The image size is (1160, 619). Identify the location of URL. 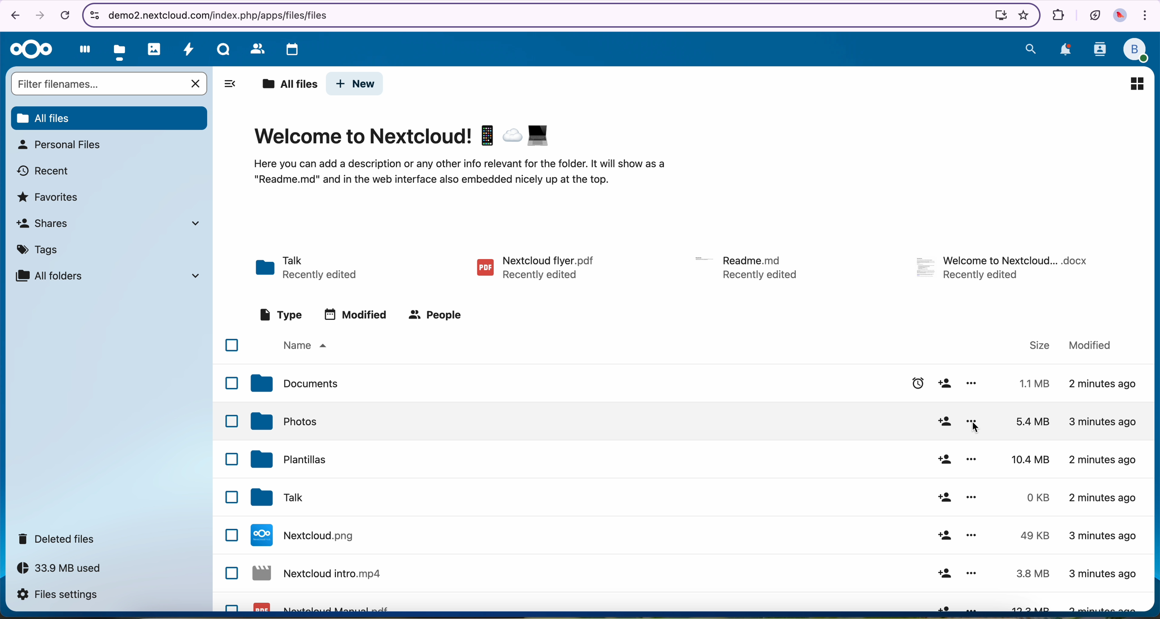
(225, 14).